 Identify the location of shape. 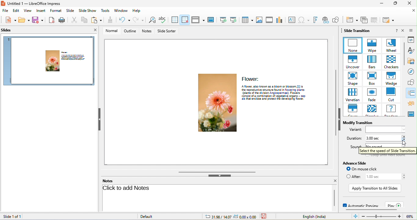
(352, 79).